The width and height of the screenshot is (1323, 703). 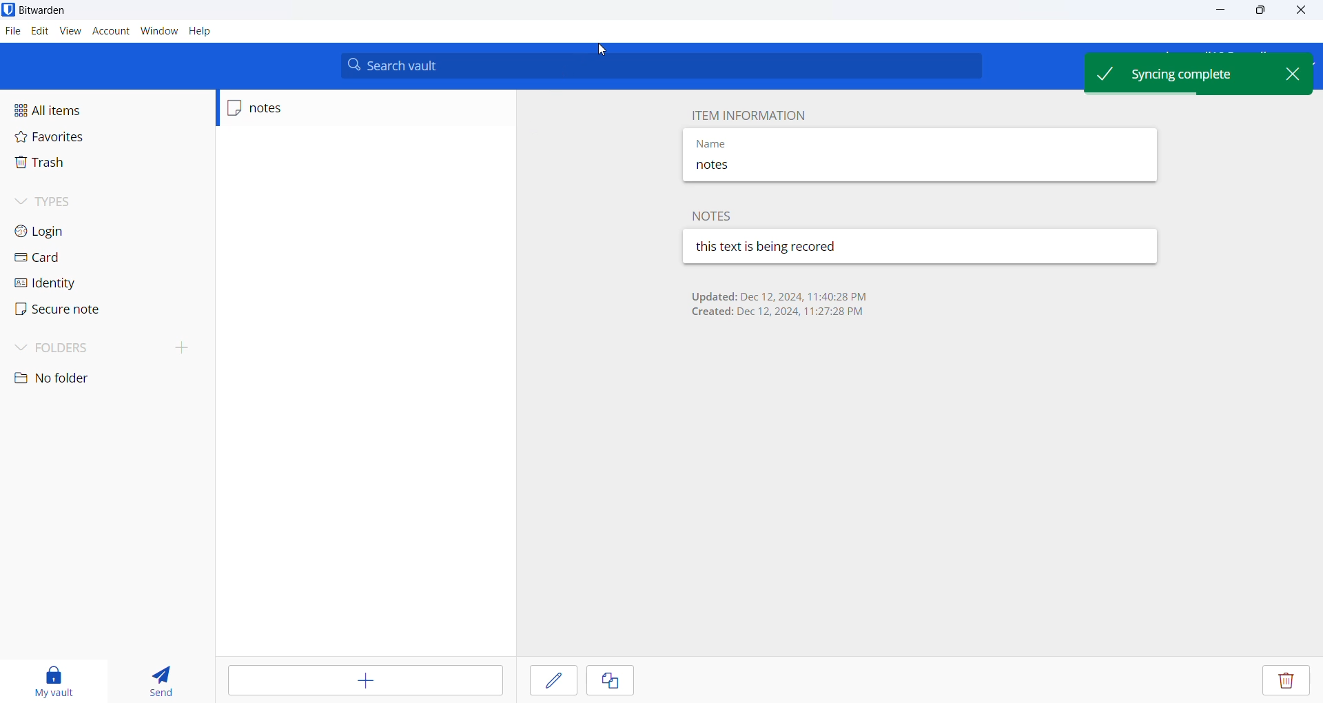 I want to click on files, so click(x=10, y=29).